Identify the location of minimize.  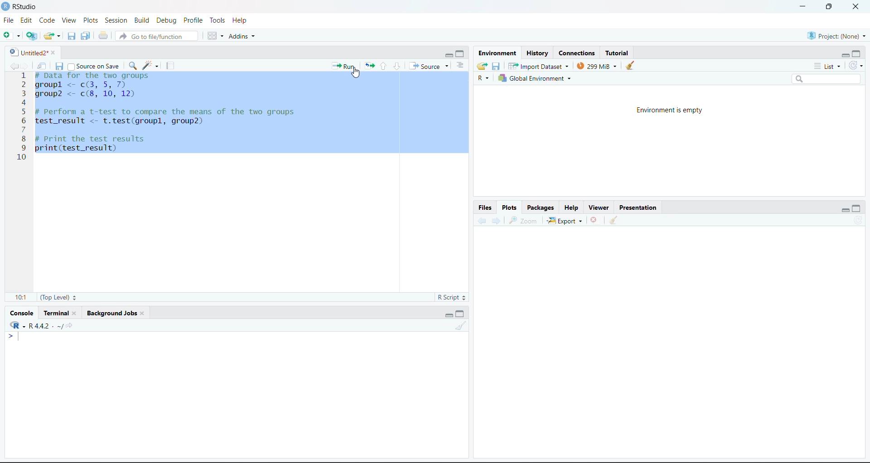
(449, 315).